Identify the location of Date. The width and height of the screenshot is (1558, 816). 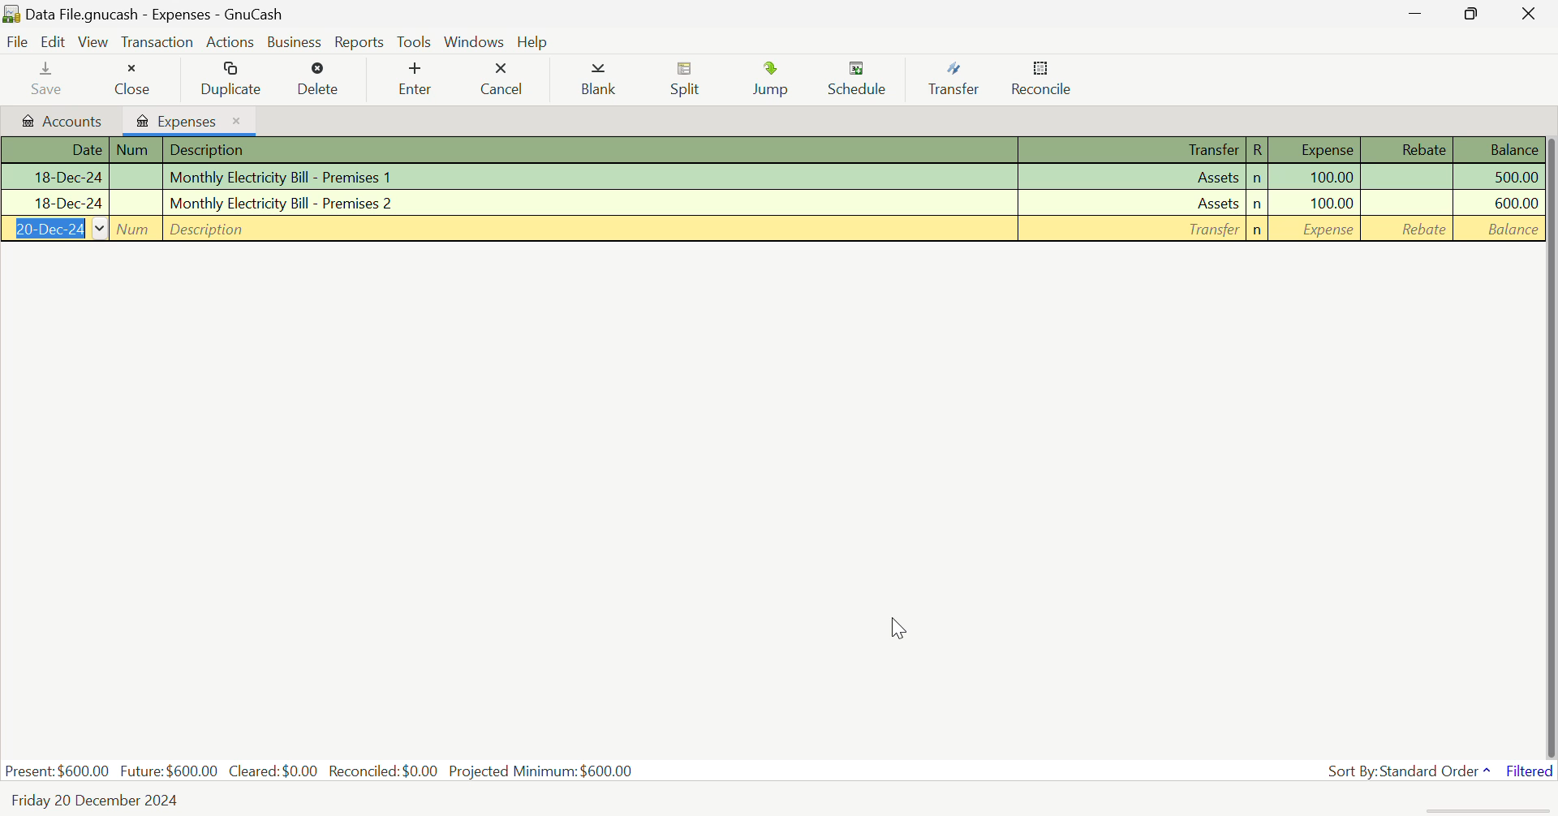
(54, 150).